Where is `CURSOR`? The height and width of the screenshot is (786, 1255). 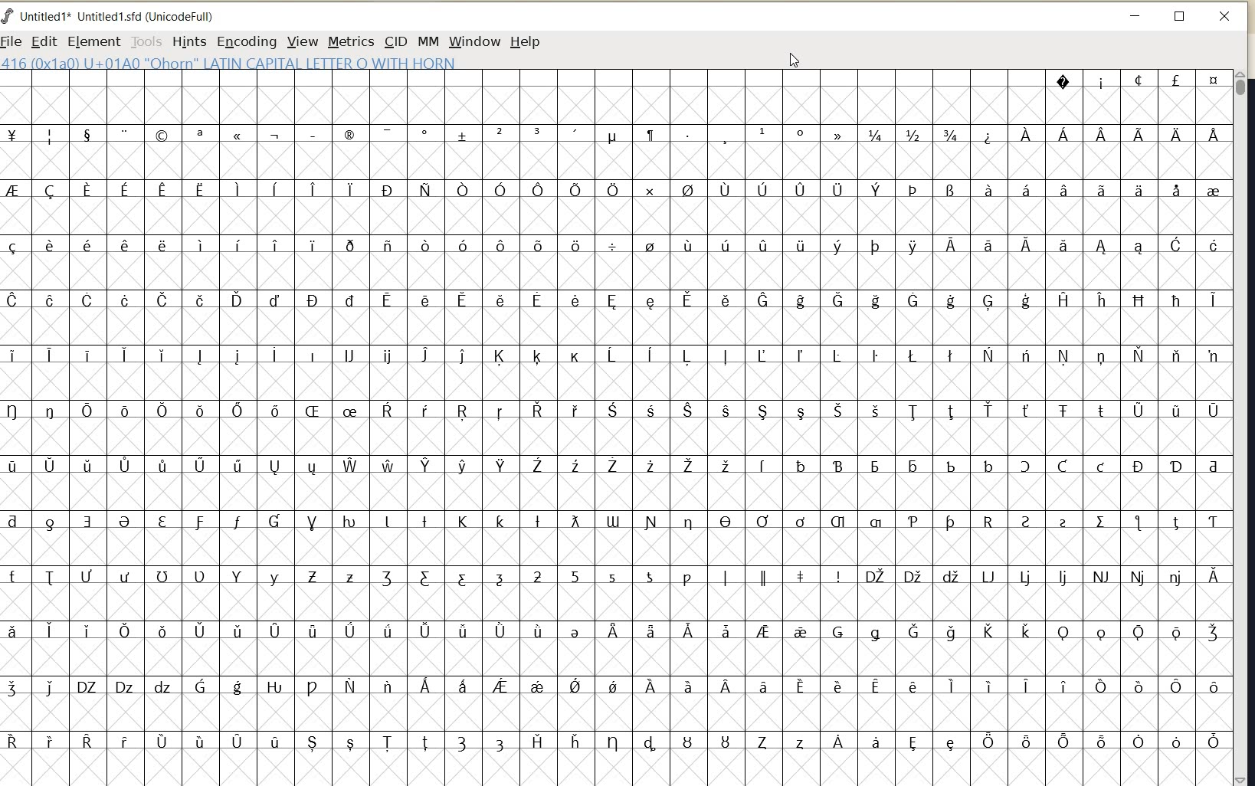
CURSOR is located at coordinates (794, 60).